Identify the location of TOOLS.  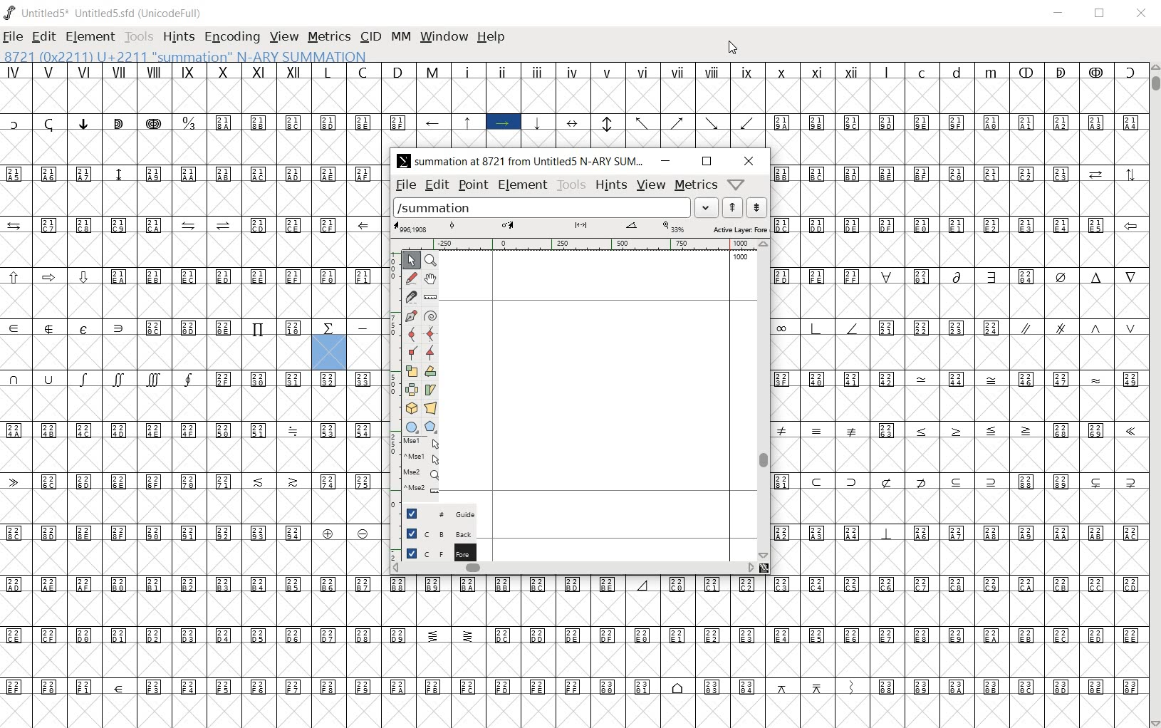
(137, 36).